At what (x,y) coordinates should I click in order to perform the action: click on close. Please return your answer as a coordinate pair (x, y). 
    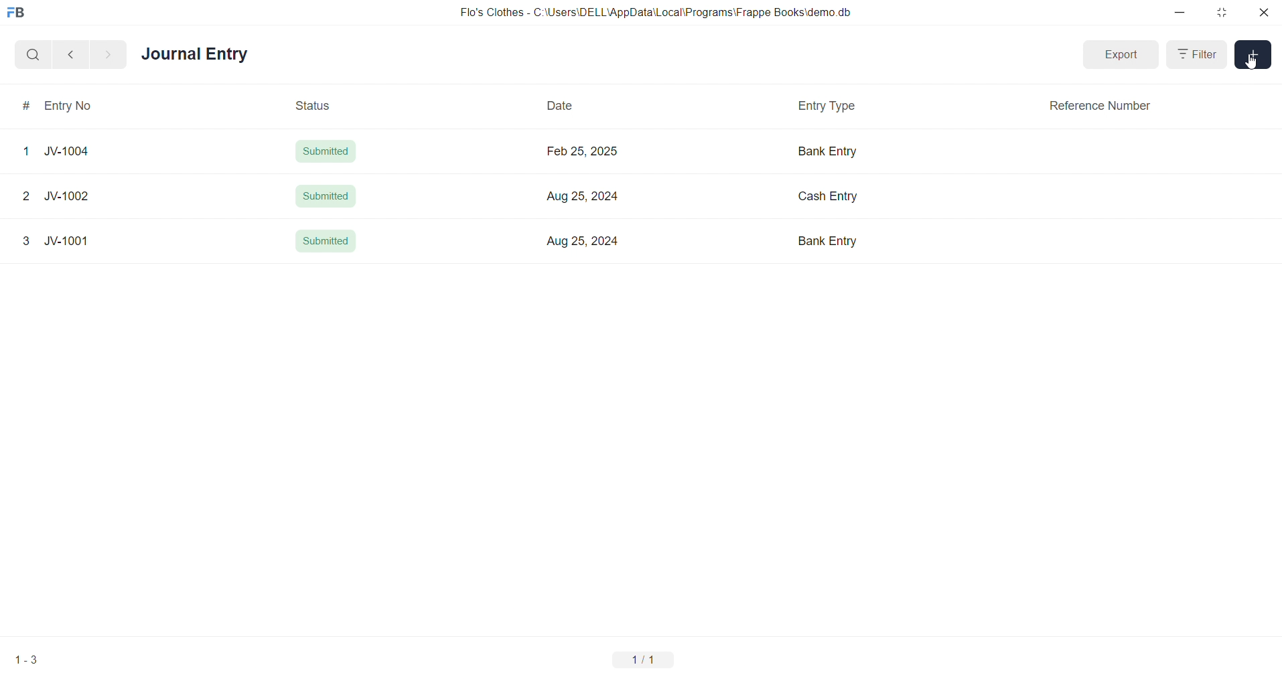
    Looking at the image, I should click on (1263, 13).